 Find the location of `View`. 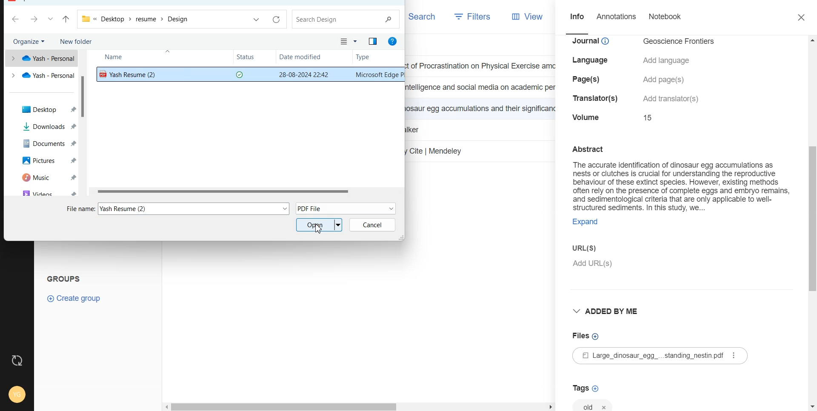

View is located at coordinates (528, 17).